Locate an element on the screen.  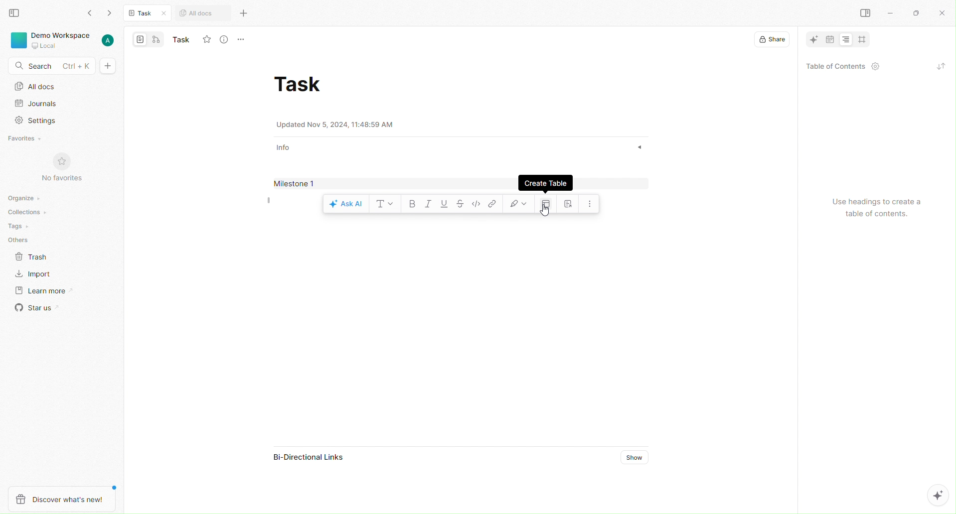
forward is located at coordinates (108, 14).